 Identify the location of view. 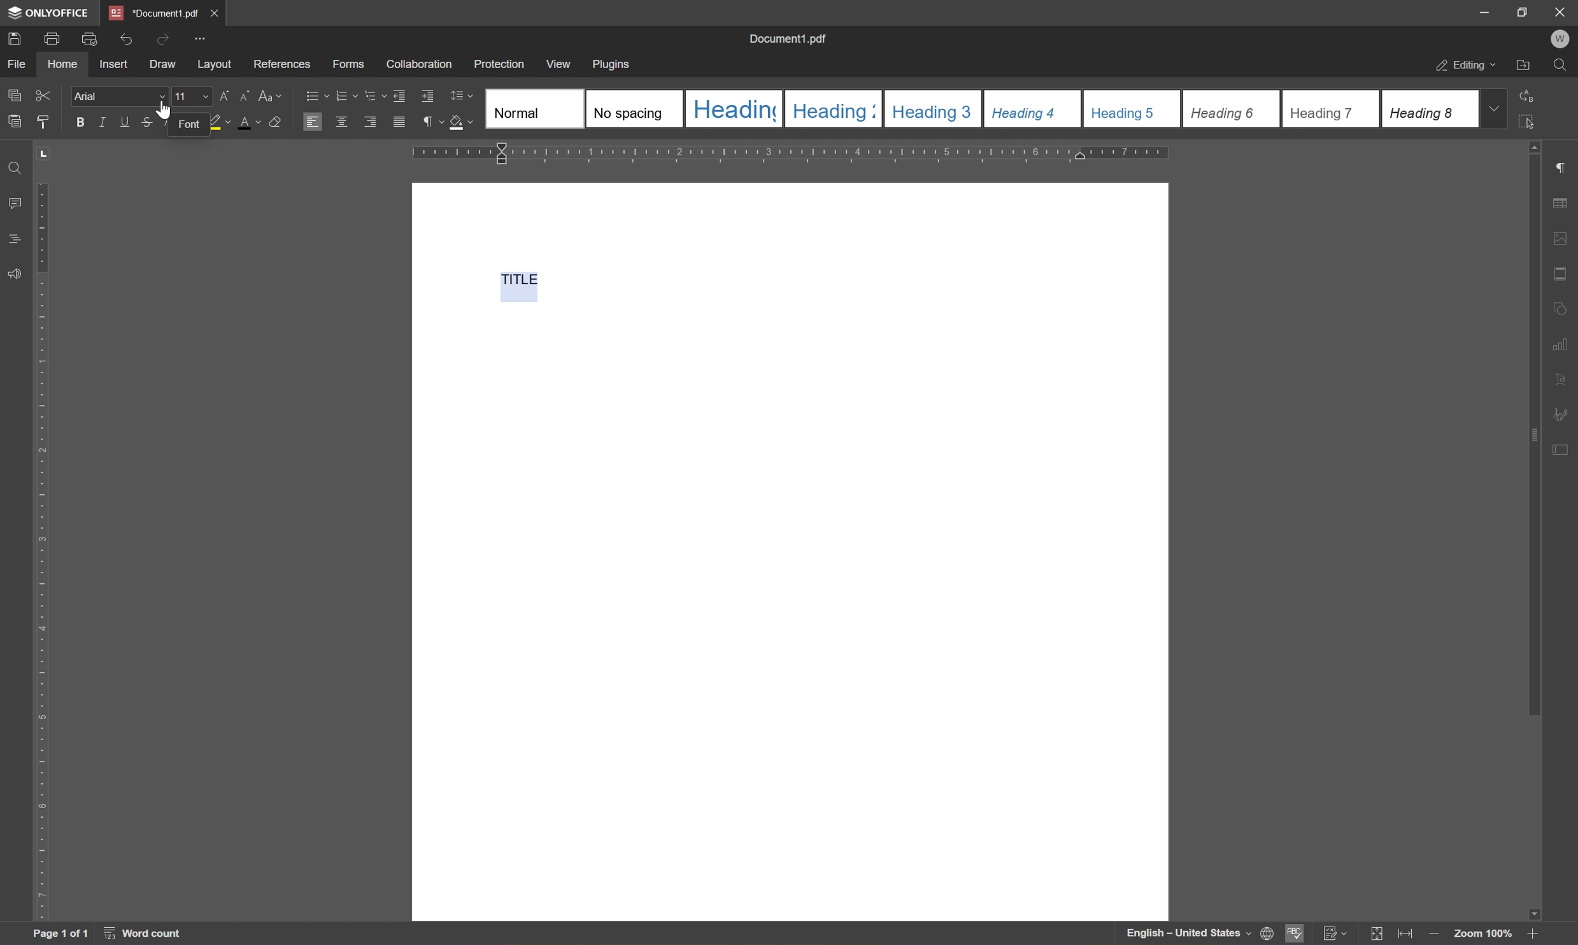
(557, 64).